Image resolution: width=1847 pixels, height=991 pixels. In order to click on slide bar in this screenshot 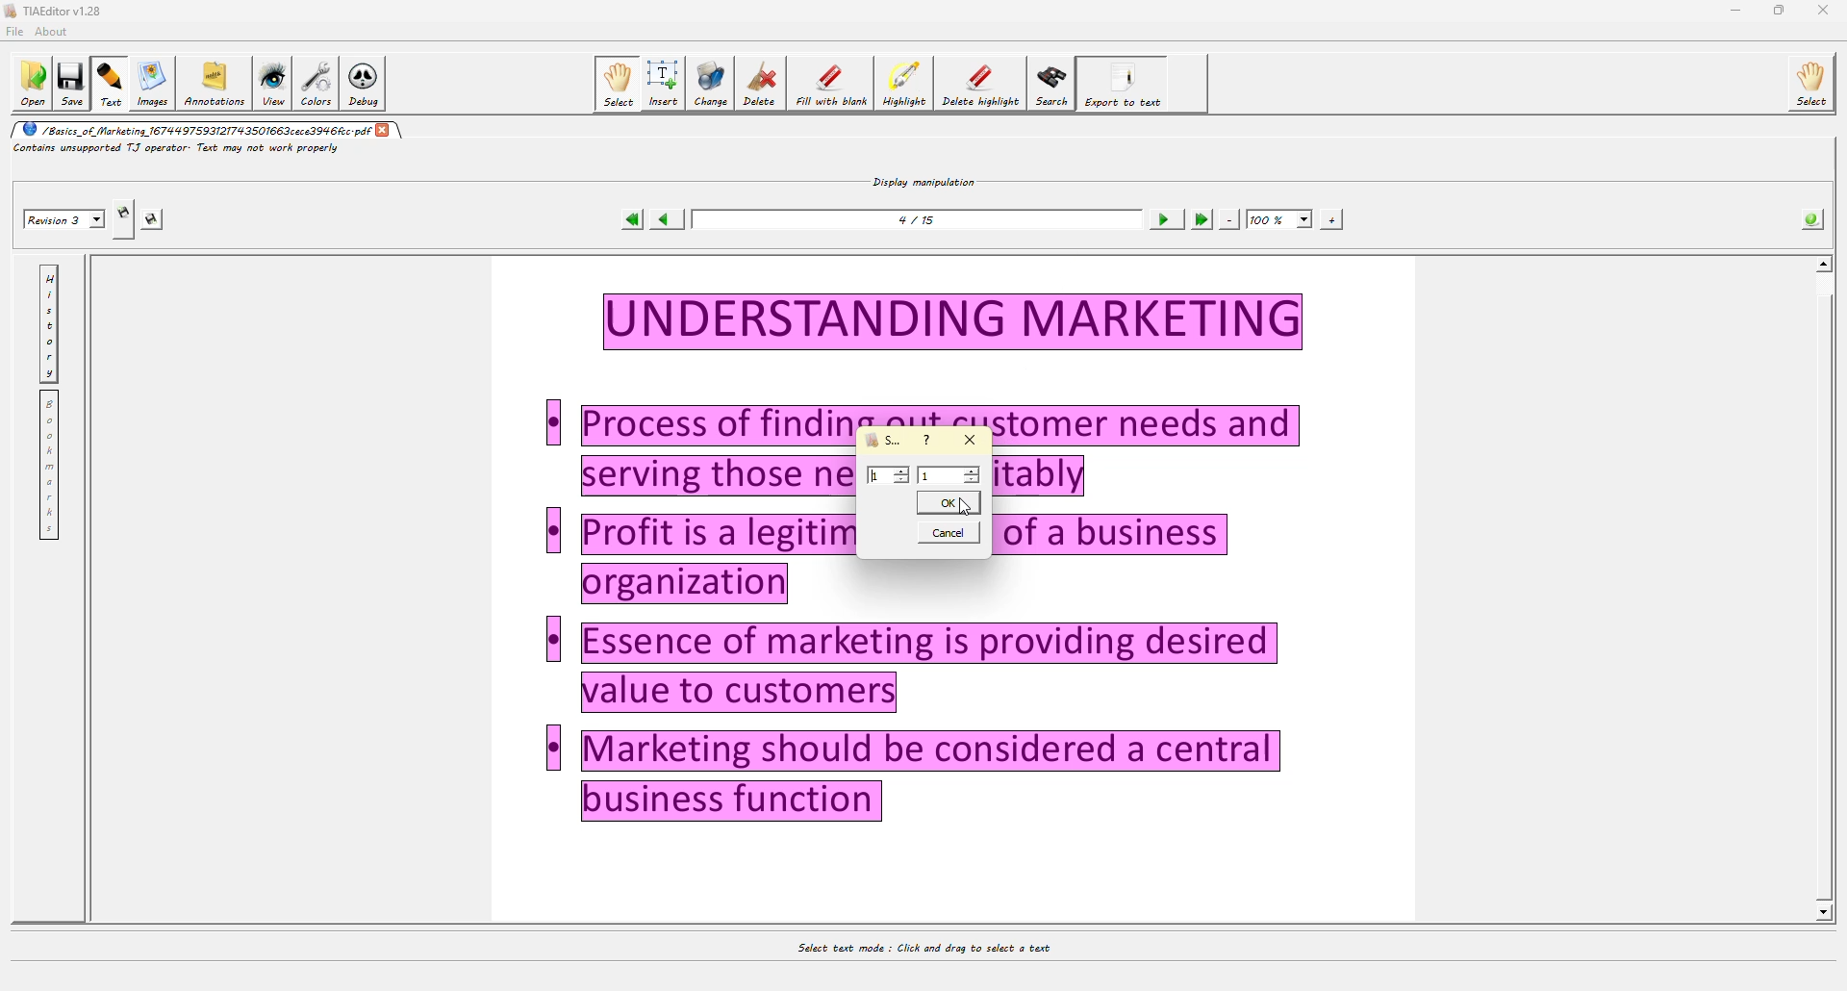, I will do `click(1830, 586)`.